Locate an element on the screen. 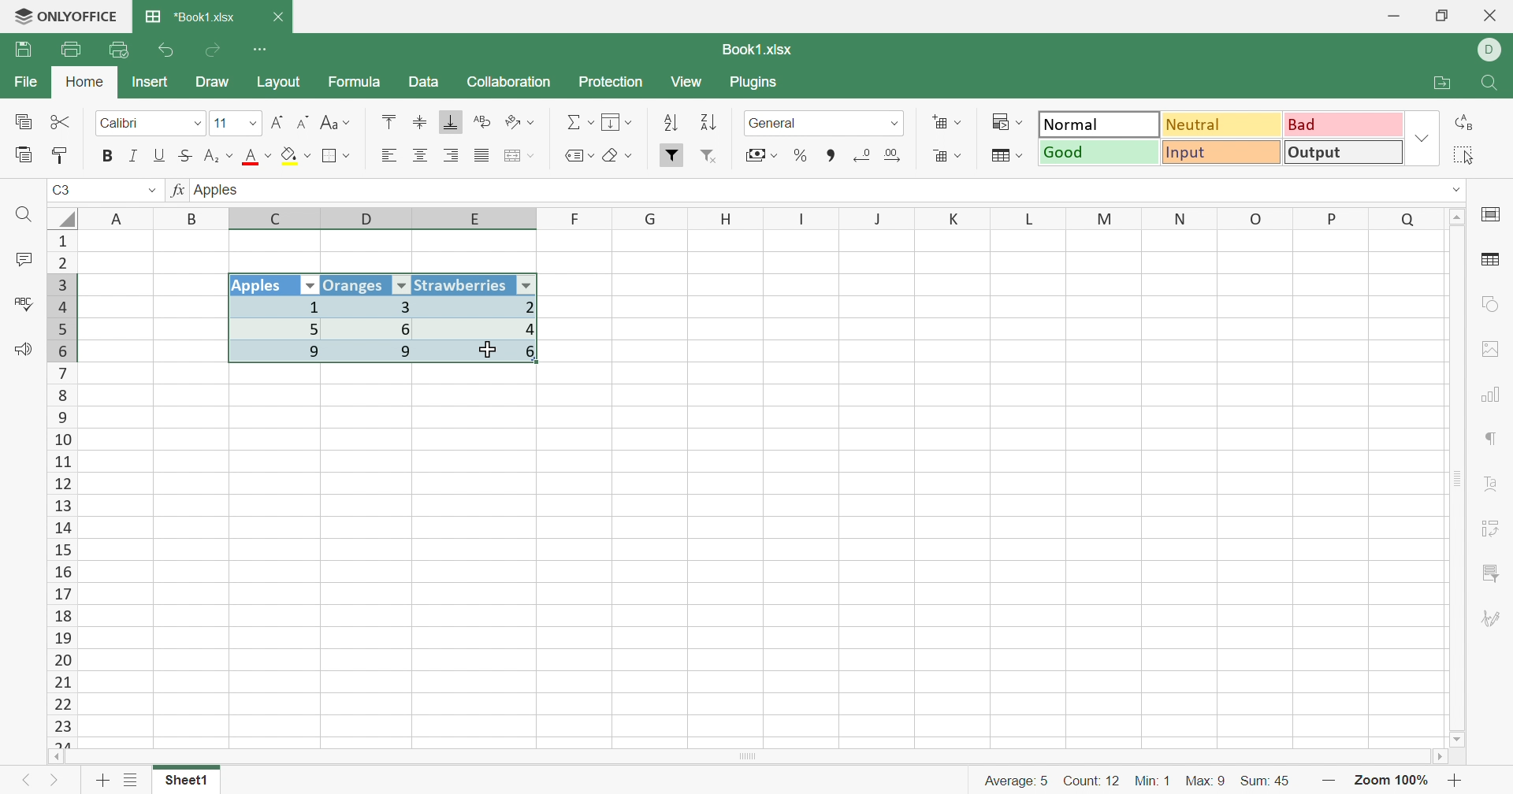  6 is located at coordinates (378, 328).